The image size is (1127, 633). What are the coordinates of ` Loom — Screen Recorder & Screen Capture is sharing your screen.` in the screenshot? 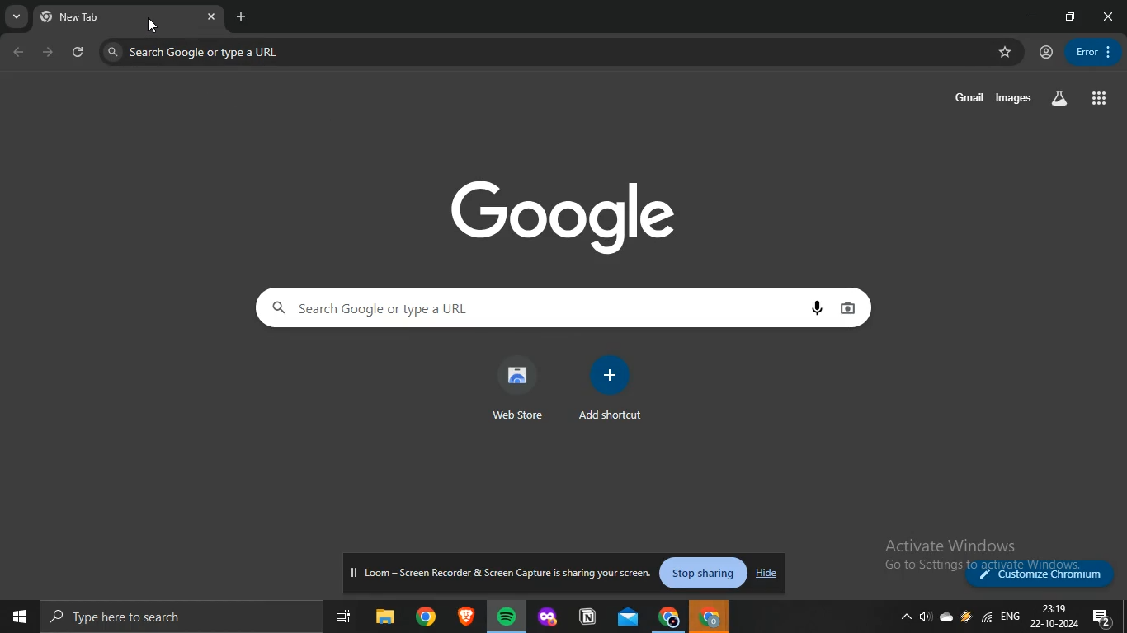 It's located at (502, 574).